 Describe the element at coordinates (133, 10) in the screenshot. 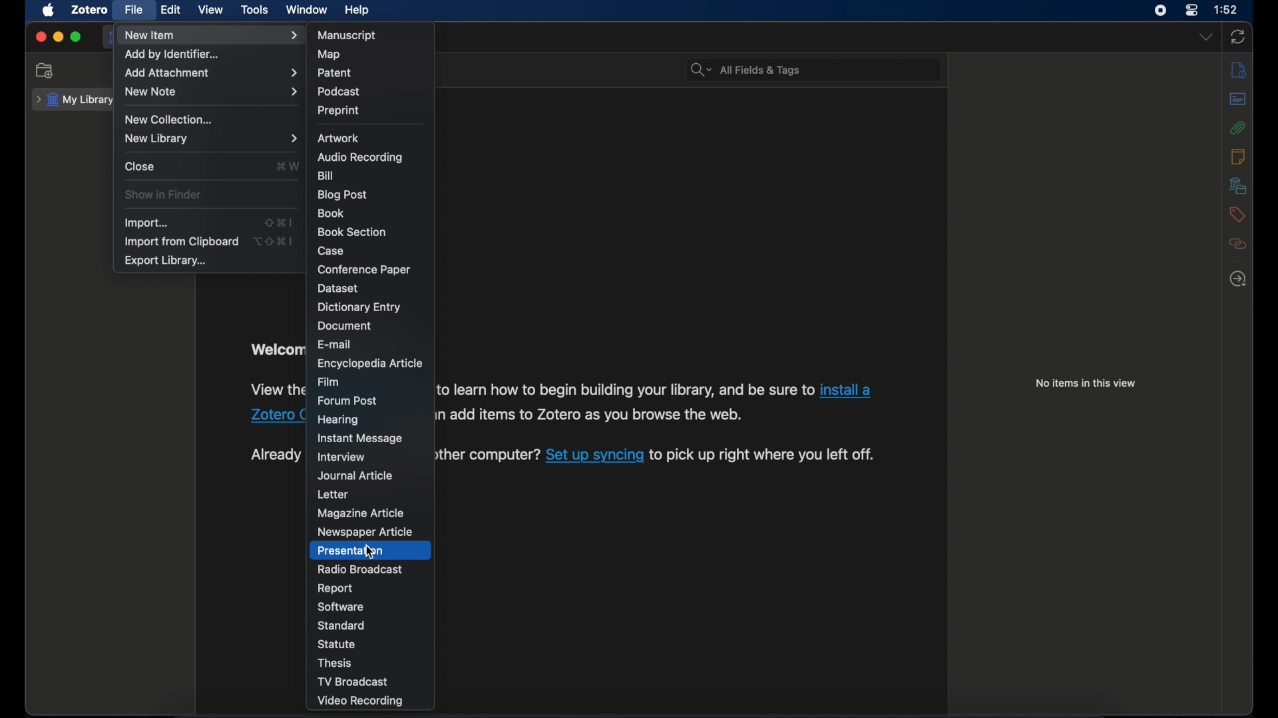

I see `file` at that location.